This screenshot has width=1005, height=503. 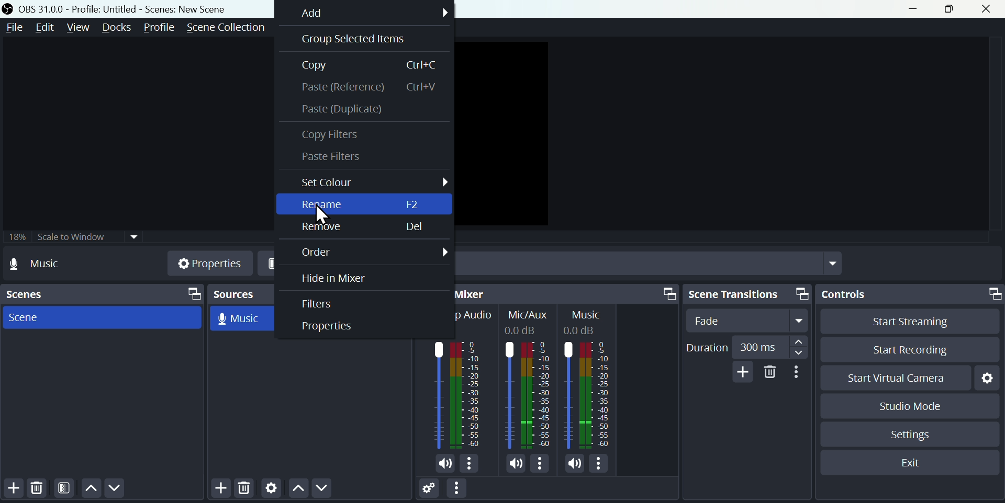 I want to click on Studio mode, so click(x=912, y=406).